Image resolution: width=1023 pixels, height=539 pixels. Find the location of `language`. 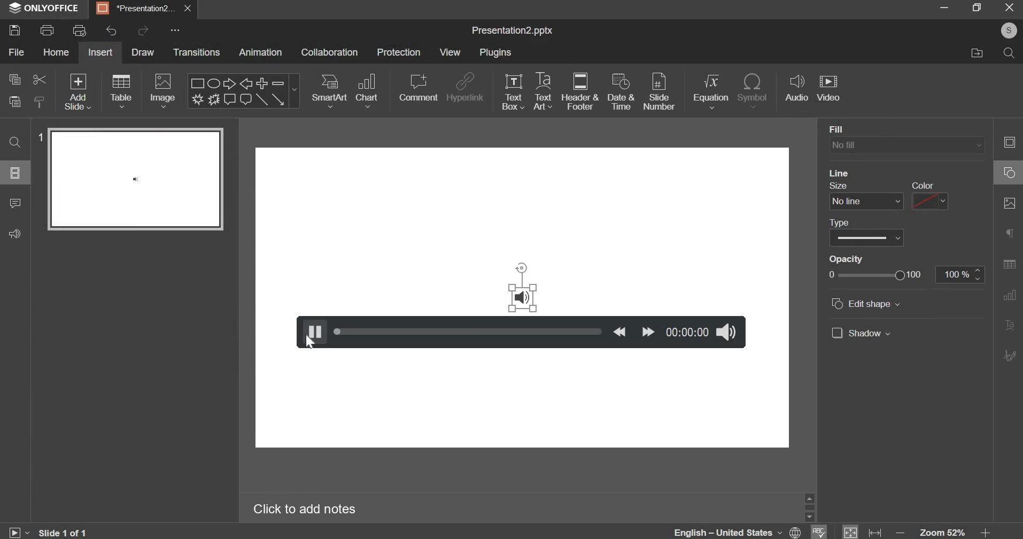

language is located at coordinates (735, 532).